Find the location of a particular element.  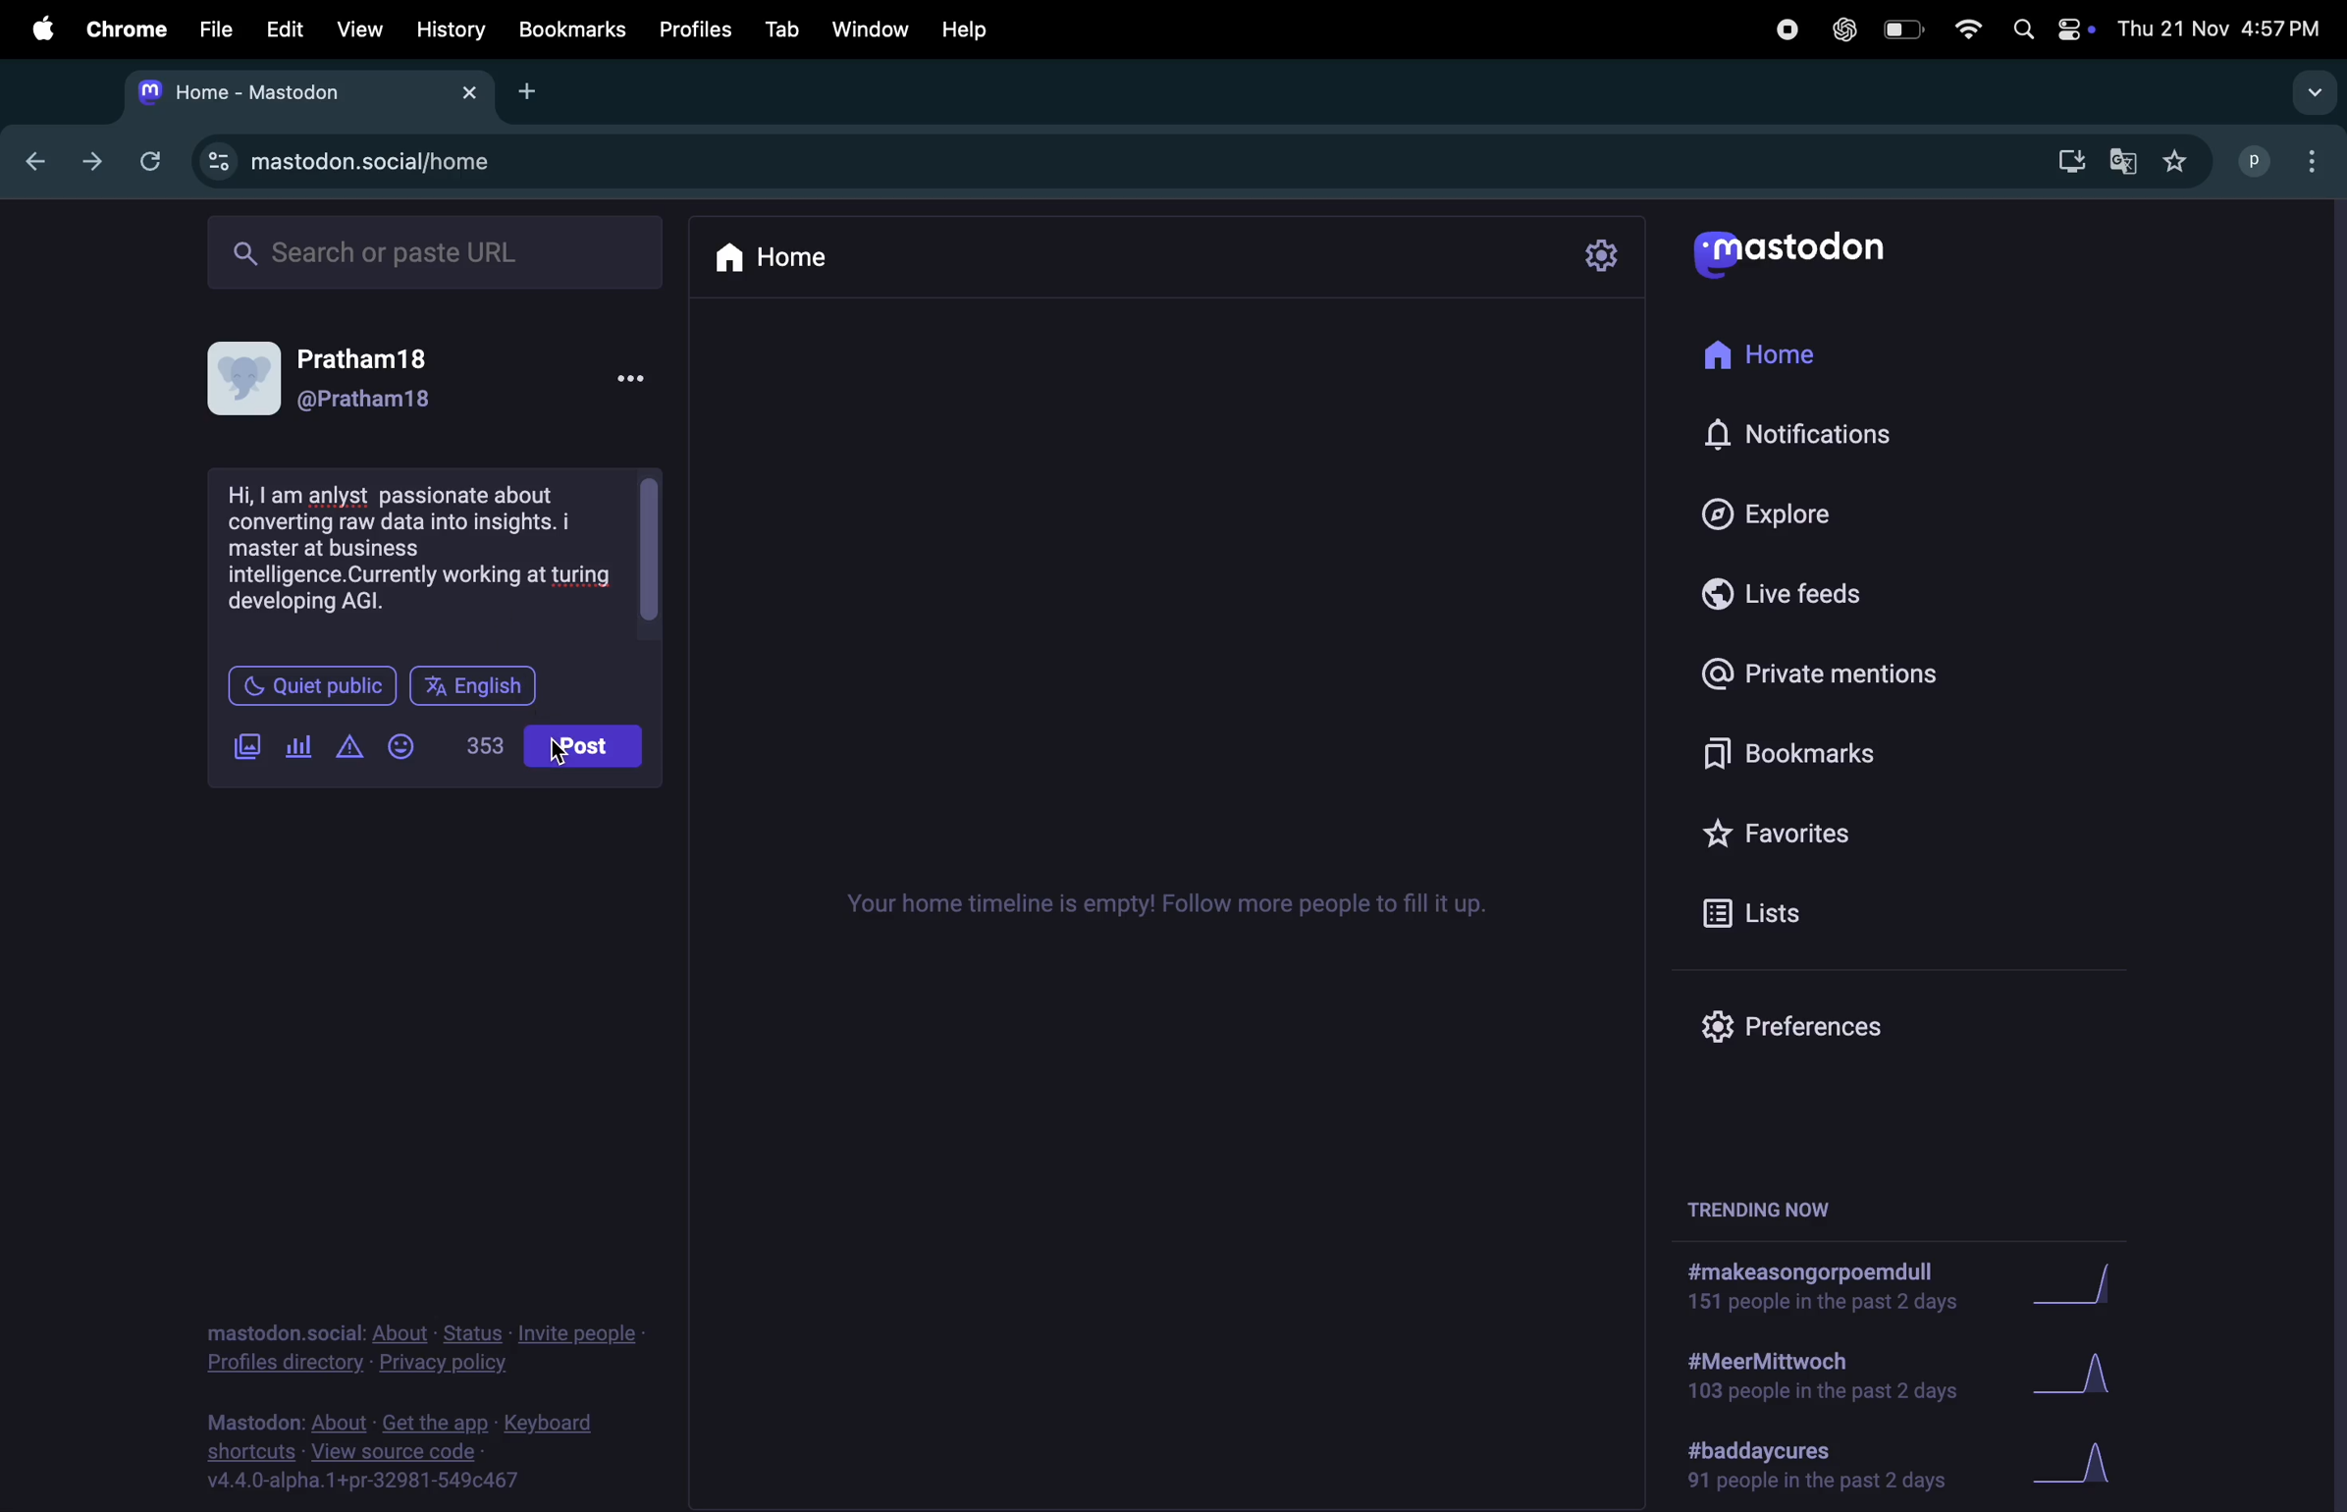

spotlight search is located at coordinates (2021, 30).